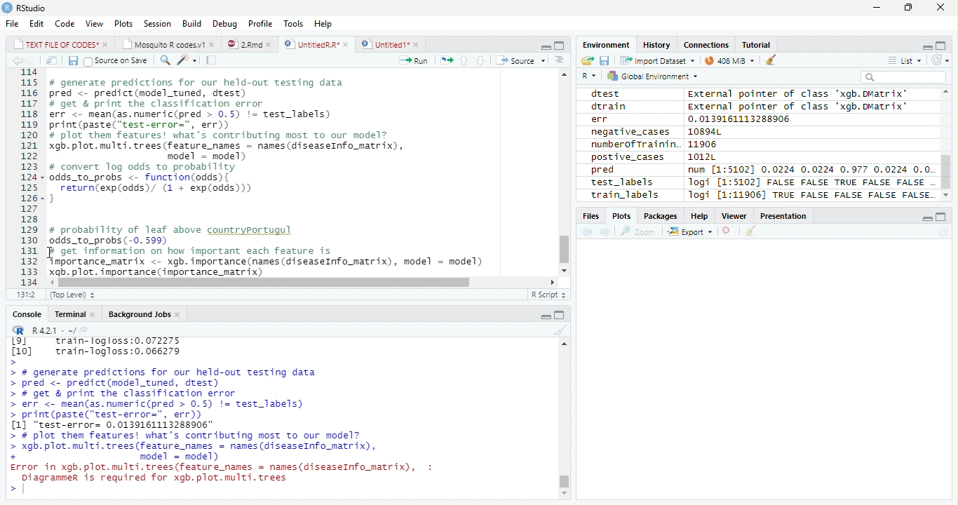 Image resolution: width=958 pixels, height=505 pixels. Describe the element at coordinates (261, 23) in the screenshot. I see `Profile` at that location.